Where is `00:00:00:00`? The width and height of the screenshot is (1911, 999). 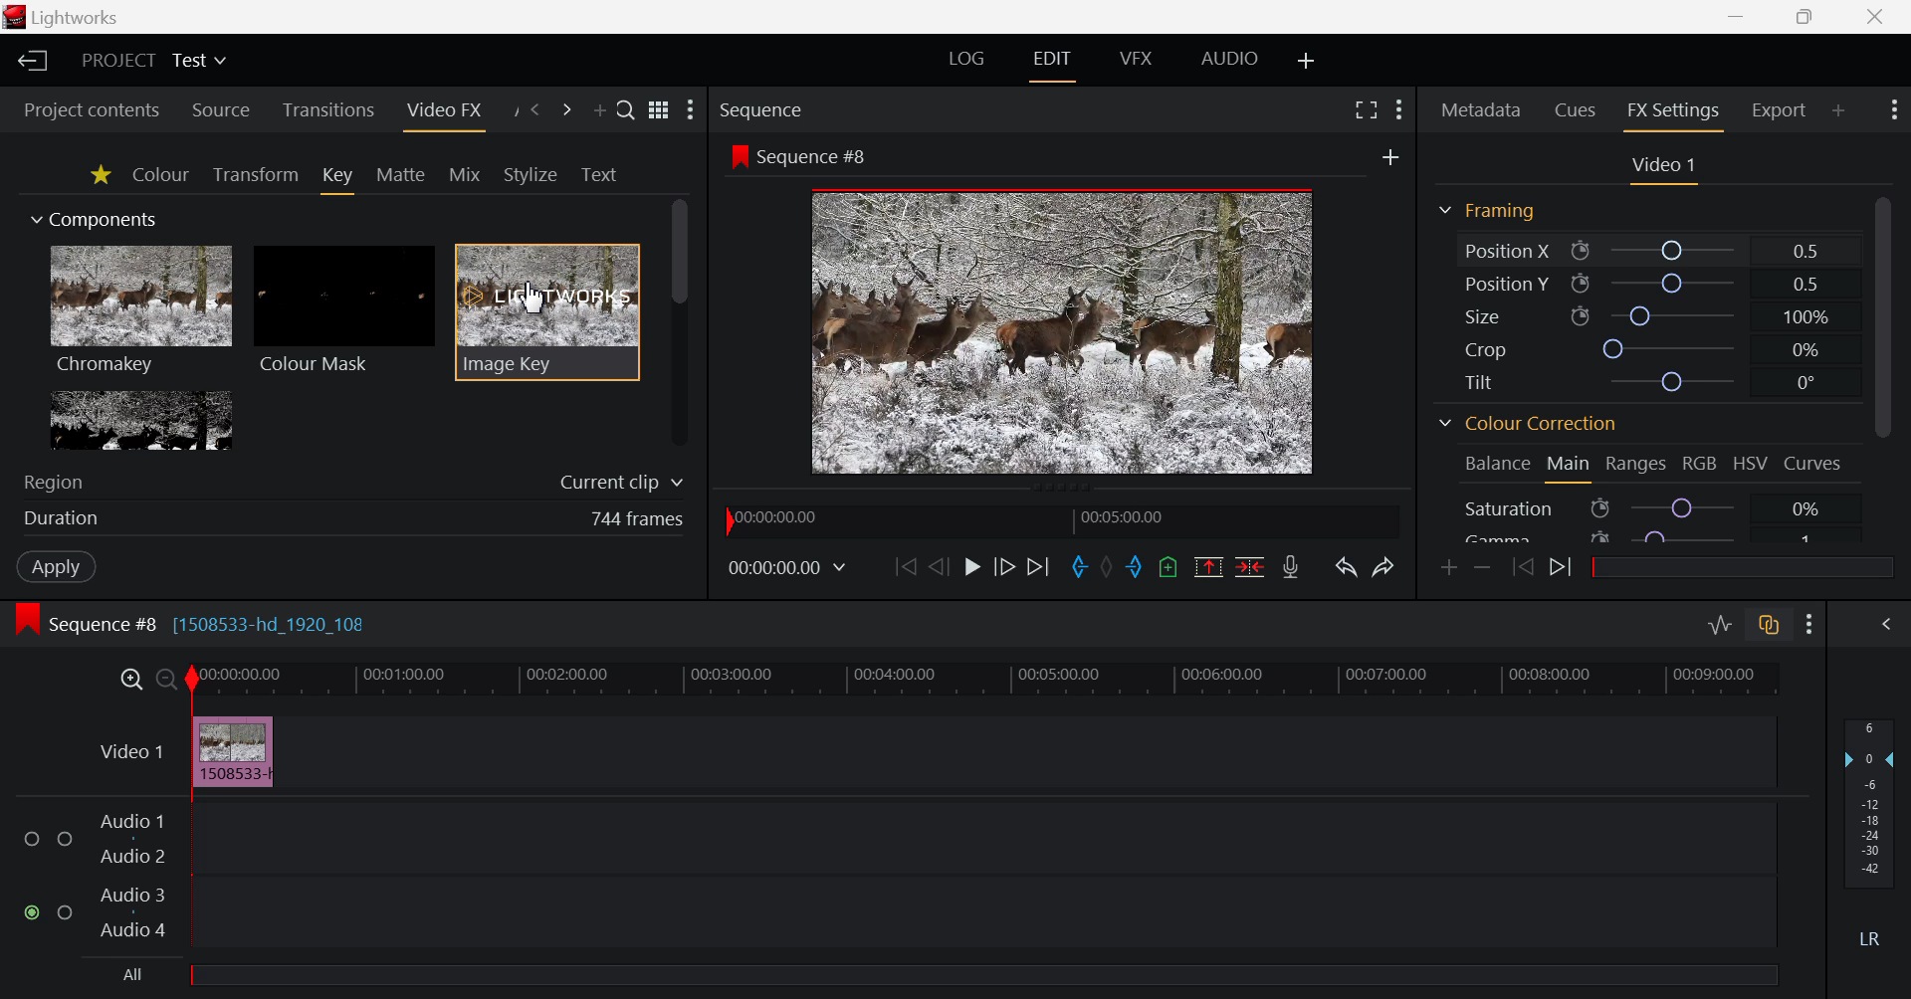 00:00:00:00 is located at coordinates (778, 517).